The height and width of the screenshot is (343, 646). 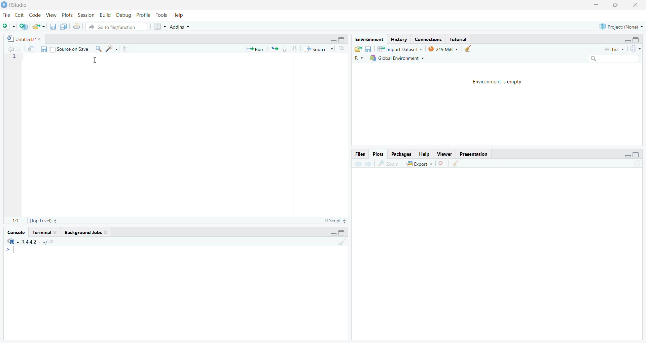 What do you see at coordinates (637, 154) in the screenshot?
I see `Full Height` at bounding box center [637, 154].